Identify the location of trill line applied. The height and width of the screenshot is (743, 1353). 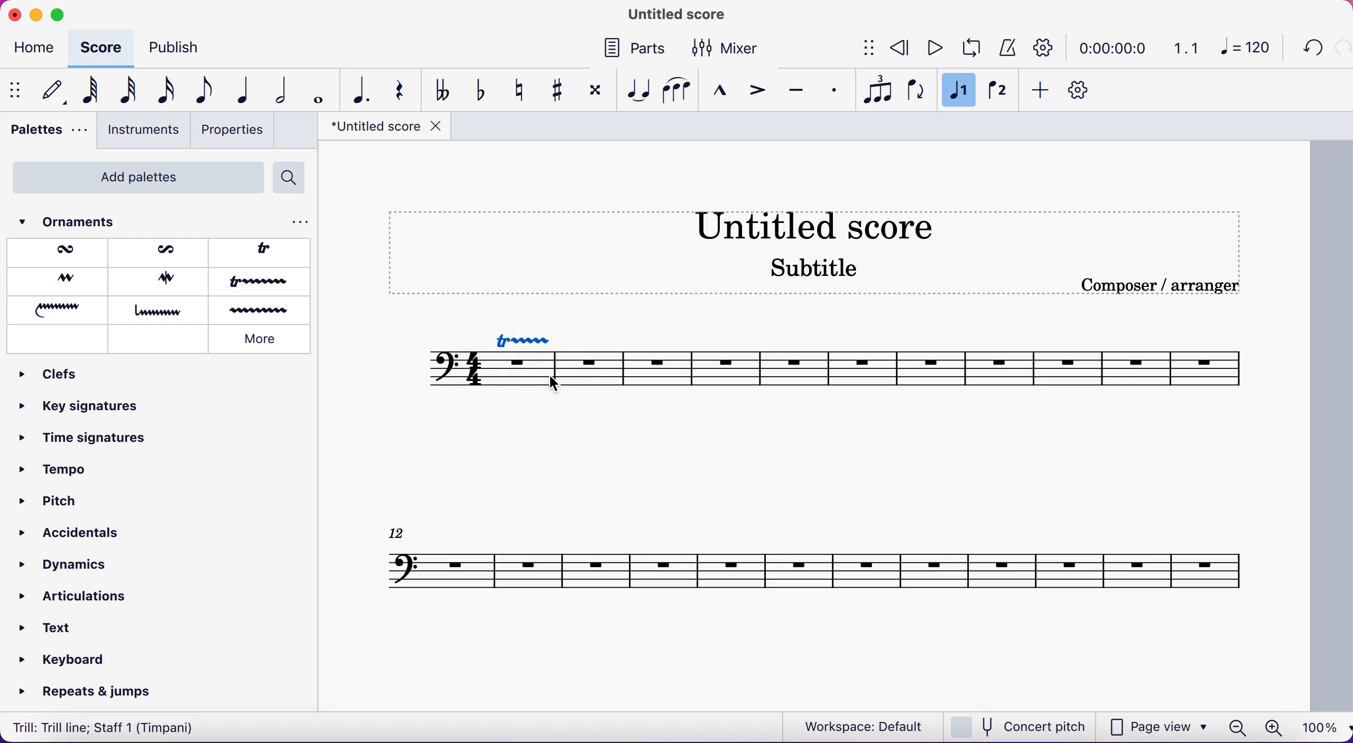
(531, 339).